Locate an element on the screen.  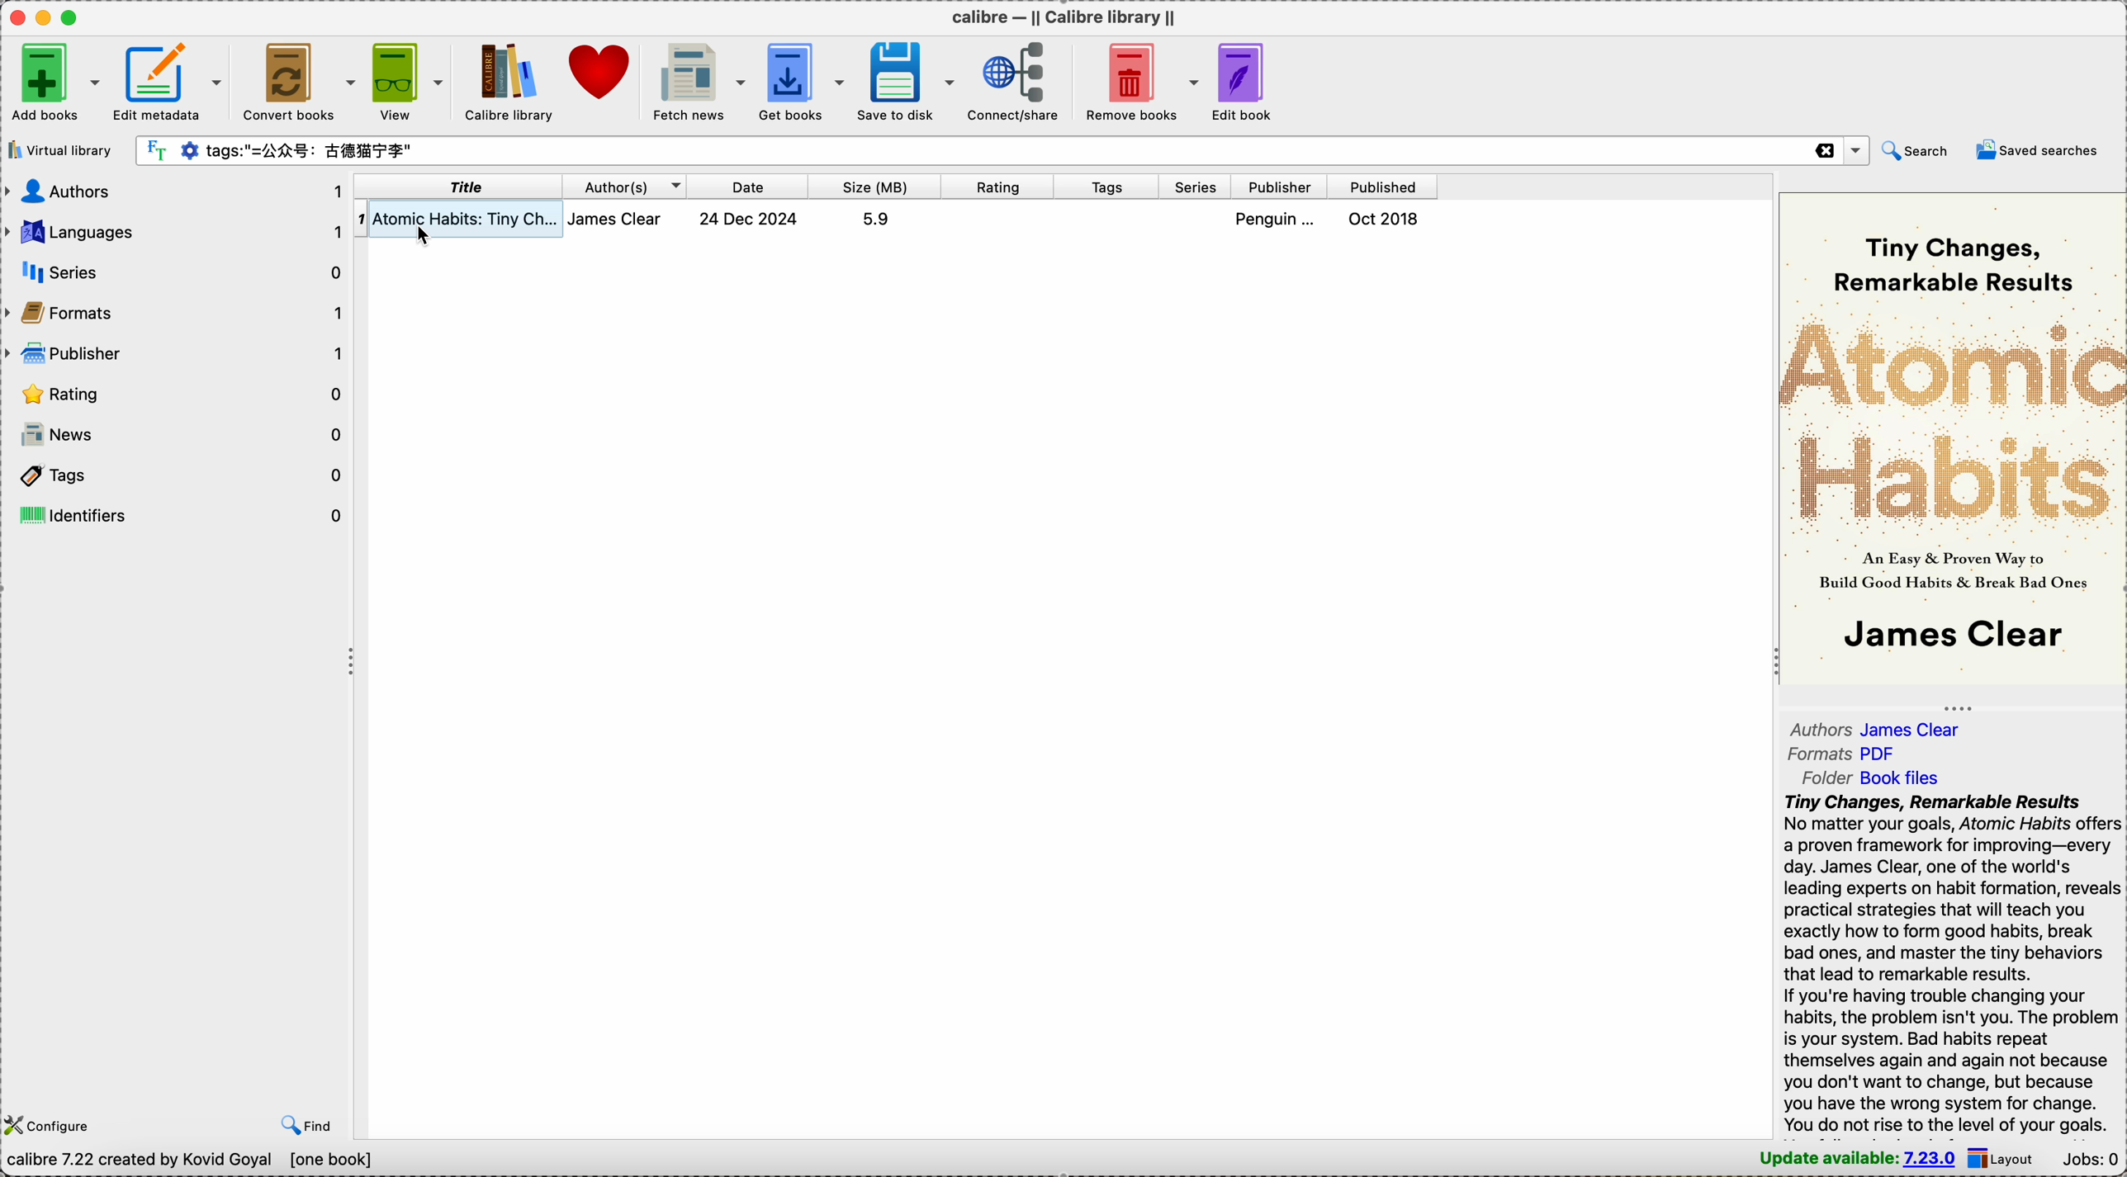
search is located at coordinates (1915, 150).